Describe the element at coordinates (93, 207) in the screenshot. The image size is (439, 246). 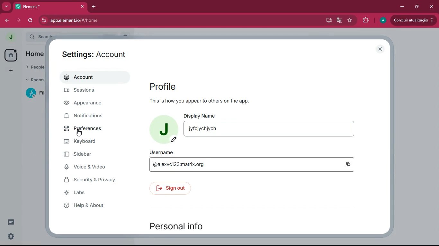
I see `help` at that location.